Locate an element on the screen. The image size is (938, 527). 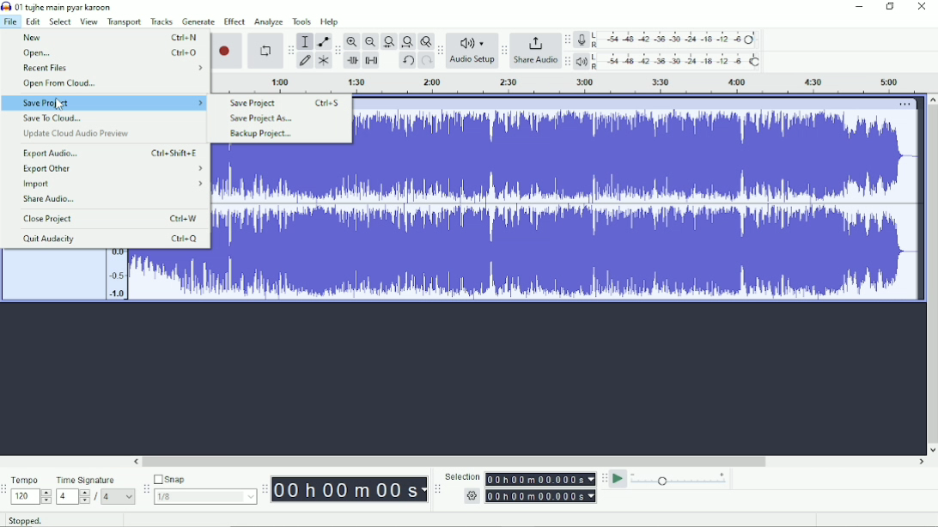
Stopped is located at coordinates (30, 521).